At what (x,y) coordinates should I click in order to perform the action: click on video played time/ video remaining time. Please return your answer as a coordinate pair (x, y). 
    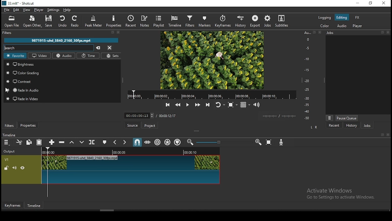
    Looking at the image, I should click on (272, 116).